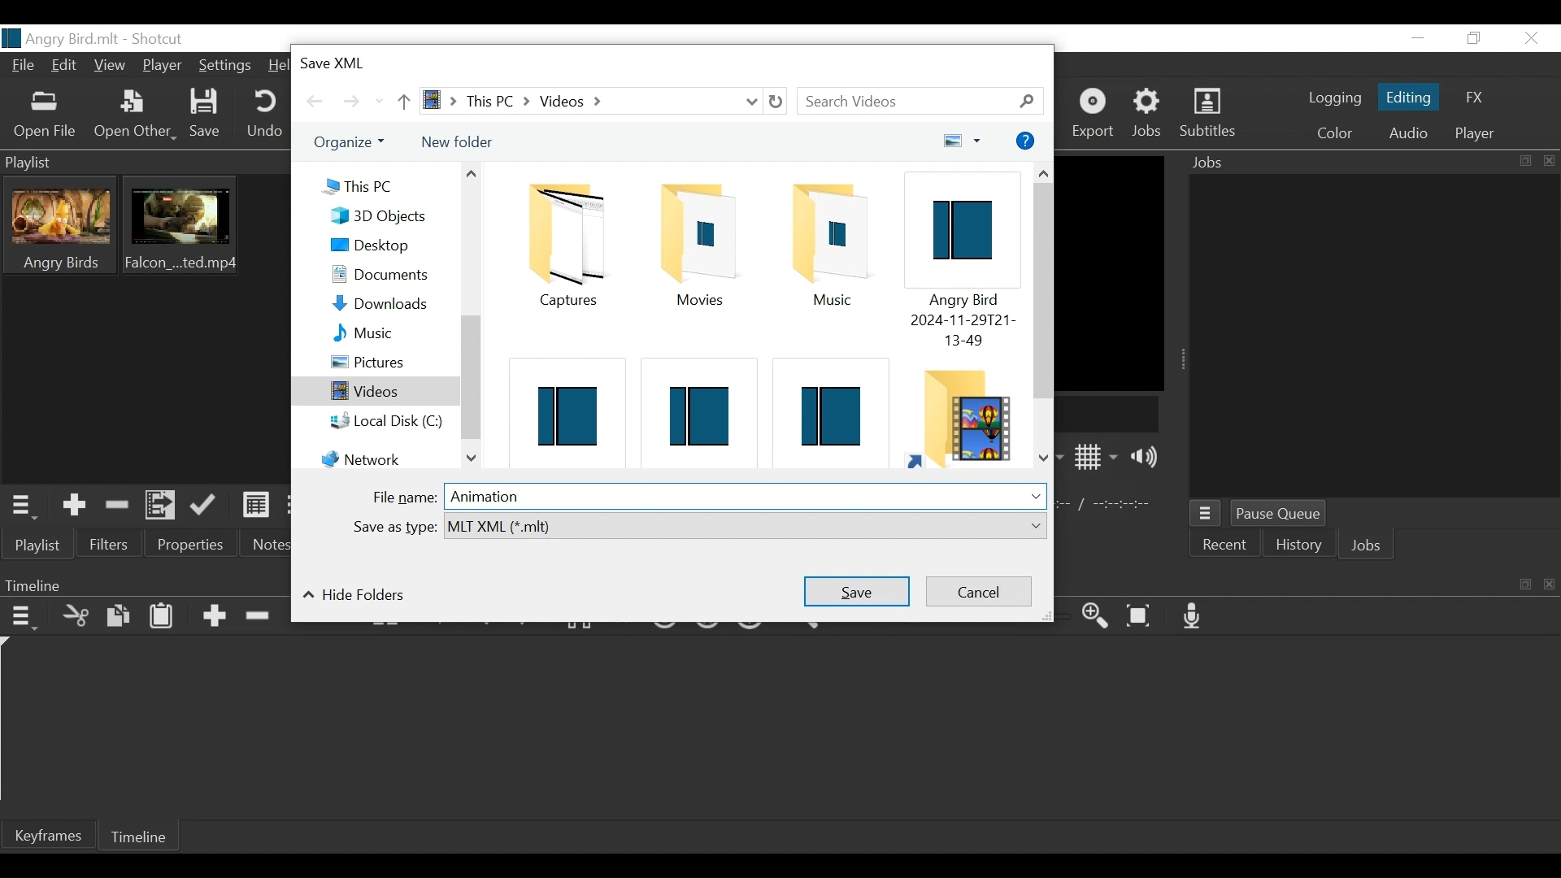  Describe the element at coordinates (455, 141) in the screenshot. I see `New Folder` at that location.